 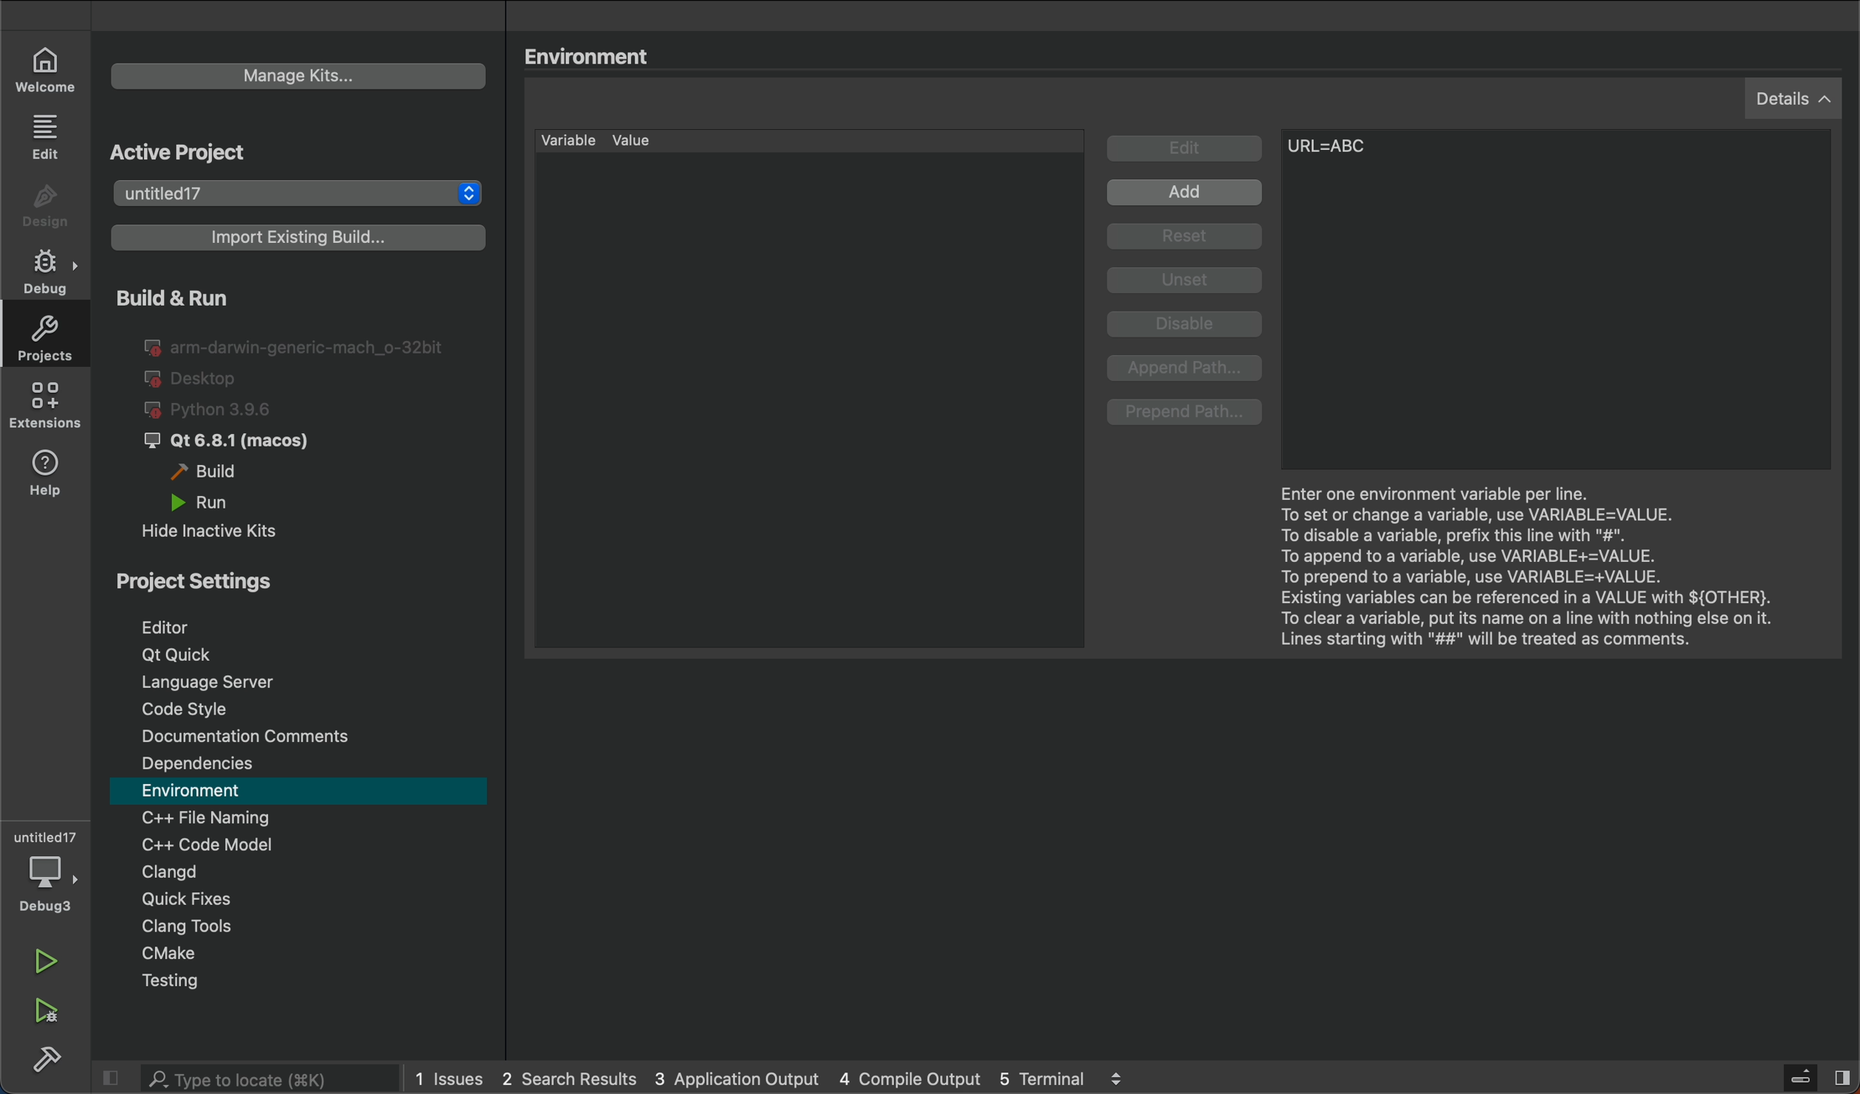 What do you see at coordinates (196, 379) in the screenshot?
I see `desktop` at bounding box center [196, 379].